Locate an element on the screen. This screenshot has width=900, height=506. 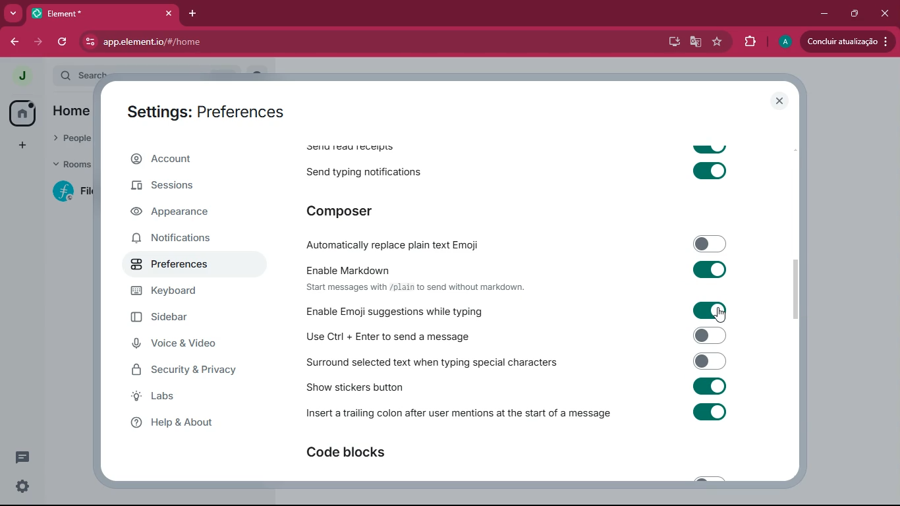
enable markdown is located at coordinates (530, 277).